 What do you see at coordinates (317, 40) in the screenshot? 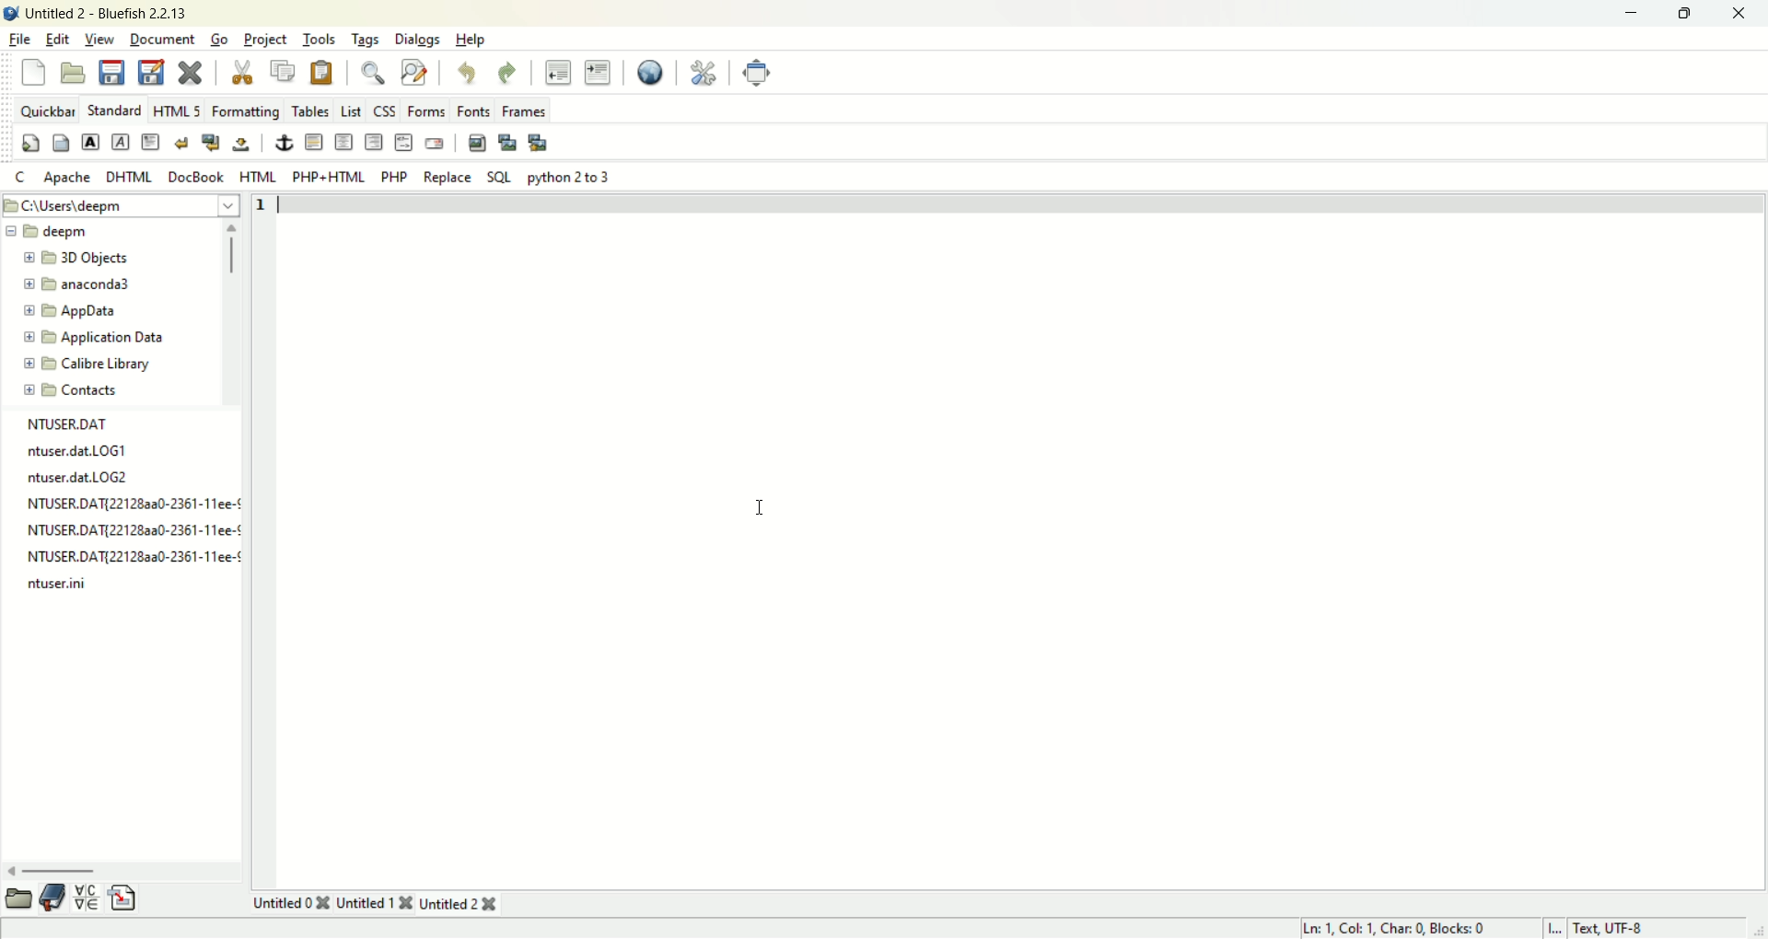
I see `tools` at bounding box center [317, 40].